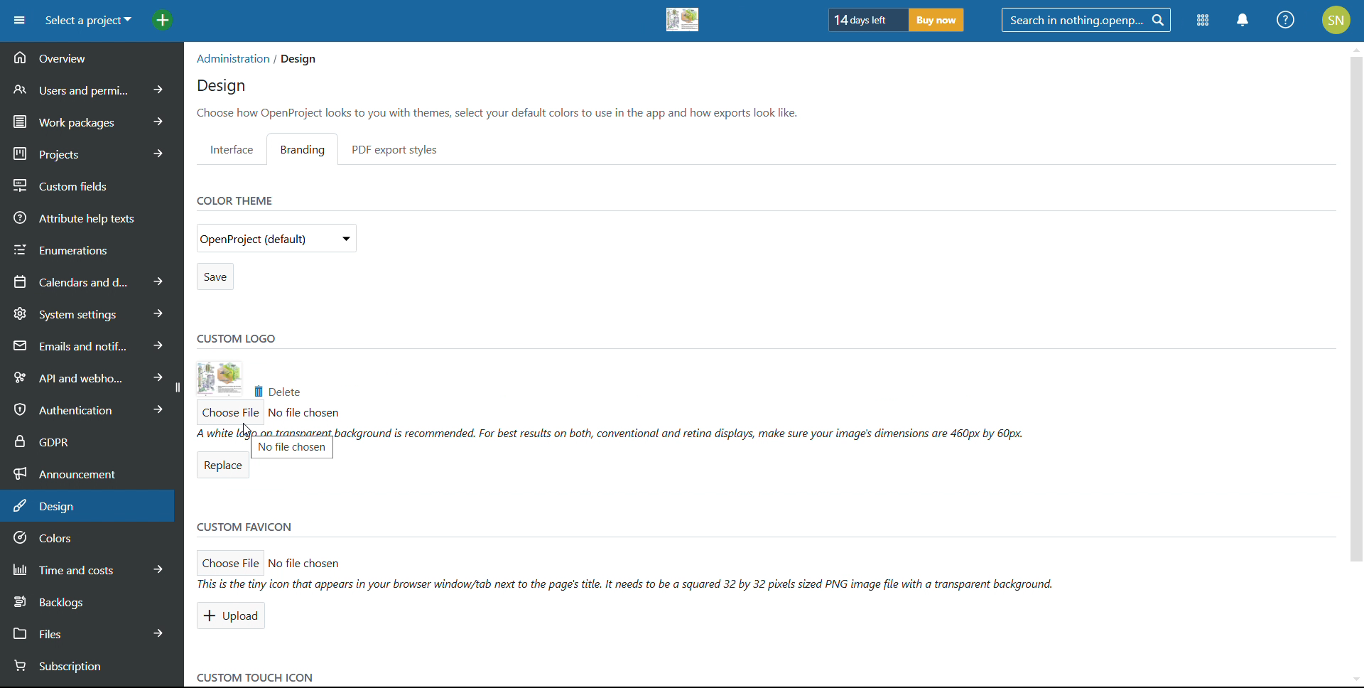 The height and width of the screenshot is (688, 1364). I want to click on time and costs, so click(90, 568).